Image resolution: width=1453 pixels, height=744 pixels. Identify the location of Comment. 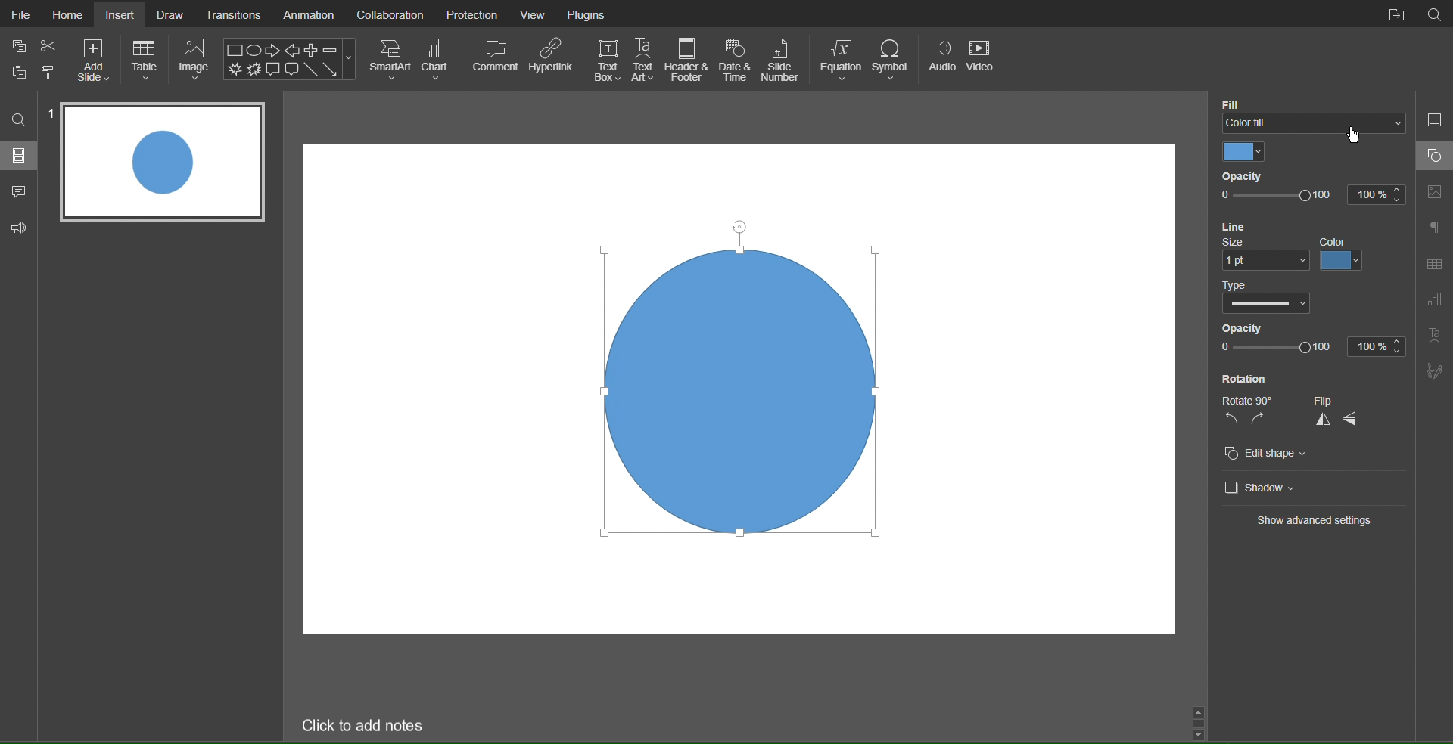
(495, 59).